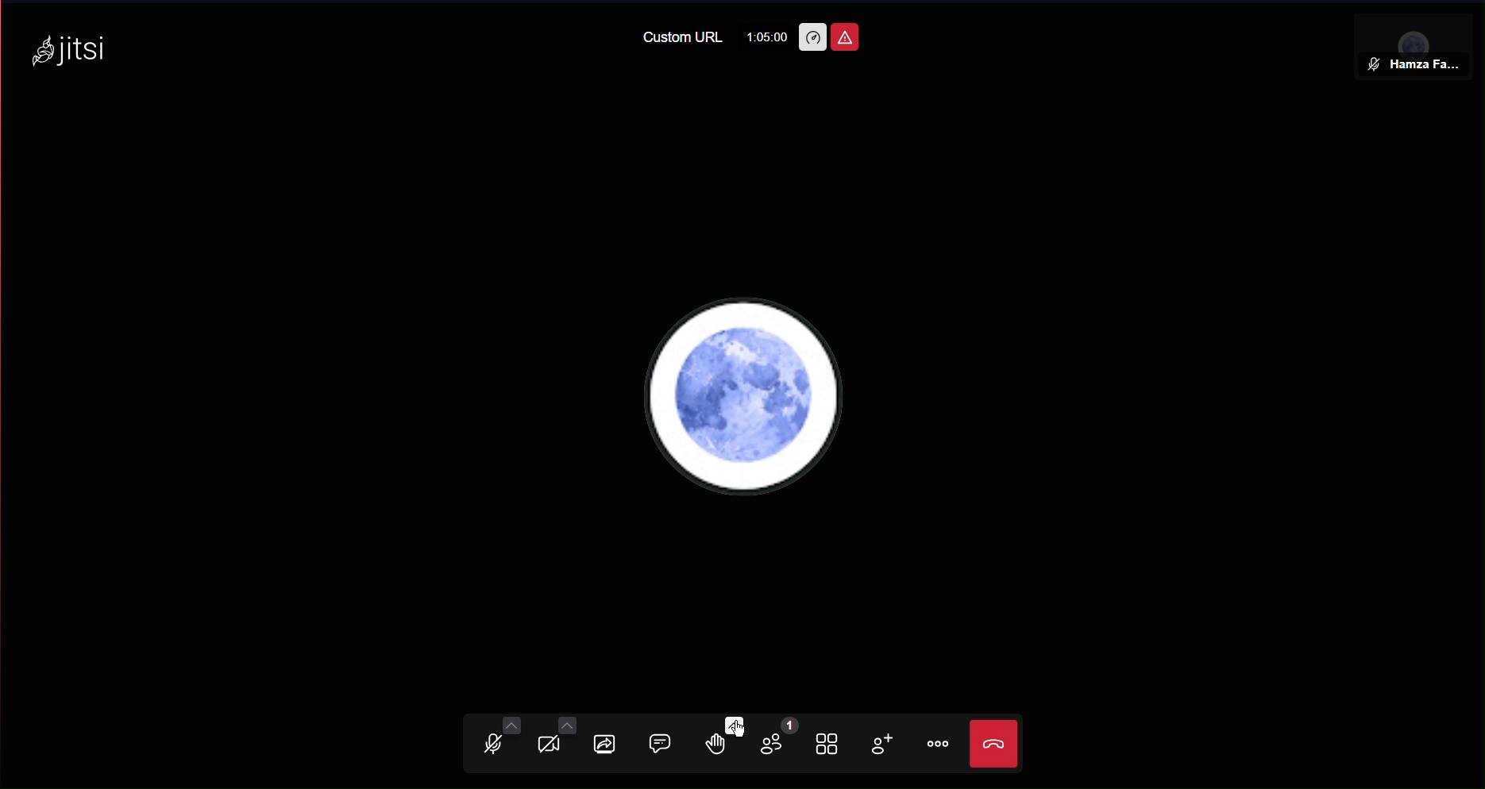 The image size is (1485, 789). What do you see at coordinates (75, 47) in the screenshot?
I see `Jitsi` at bounding box center [75, 47].